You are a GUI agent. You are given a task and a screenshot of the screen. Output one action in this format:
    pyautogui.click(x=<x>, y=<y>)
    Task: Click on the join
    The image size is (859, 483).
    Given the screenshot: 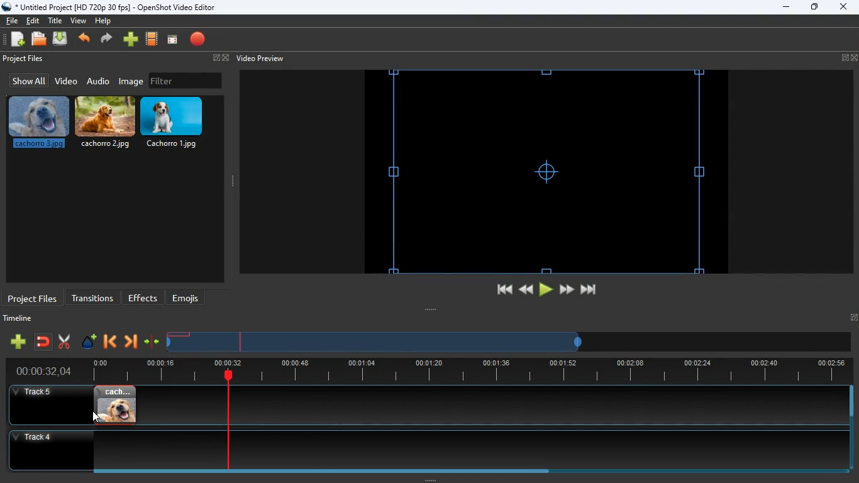 What is the action you would take?
    pyautogui.click(x=44, y=343)
    